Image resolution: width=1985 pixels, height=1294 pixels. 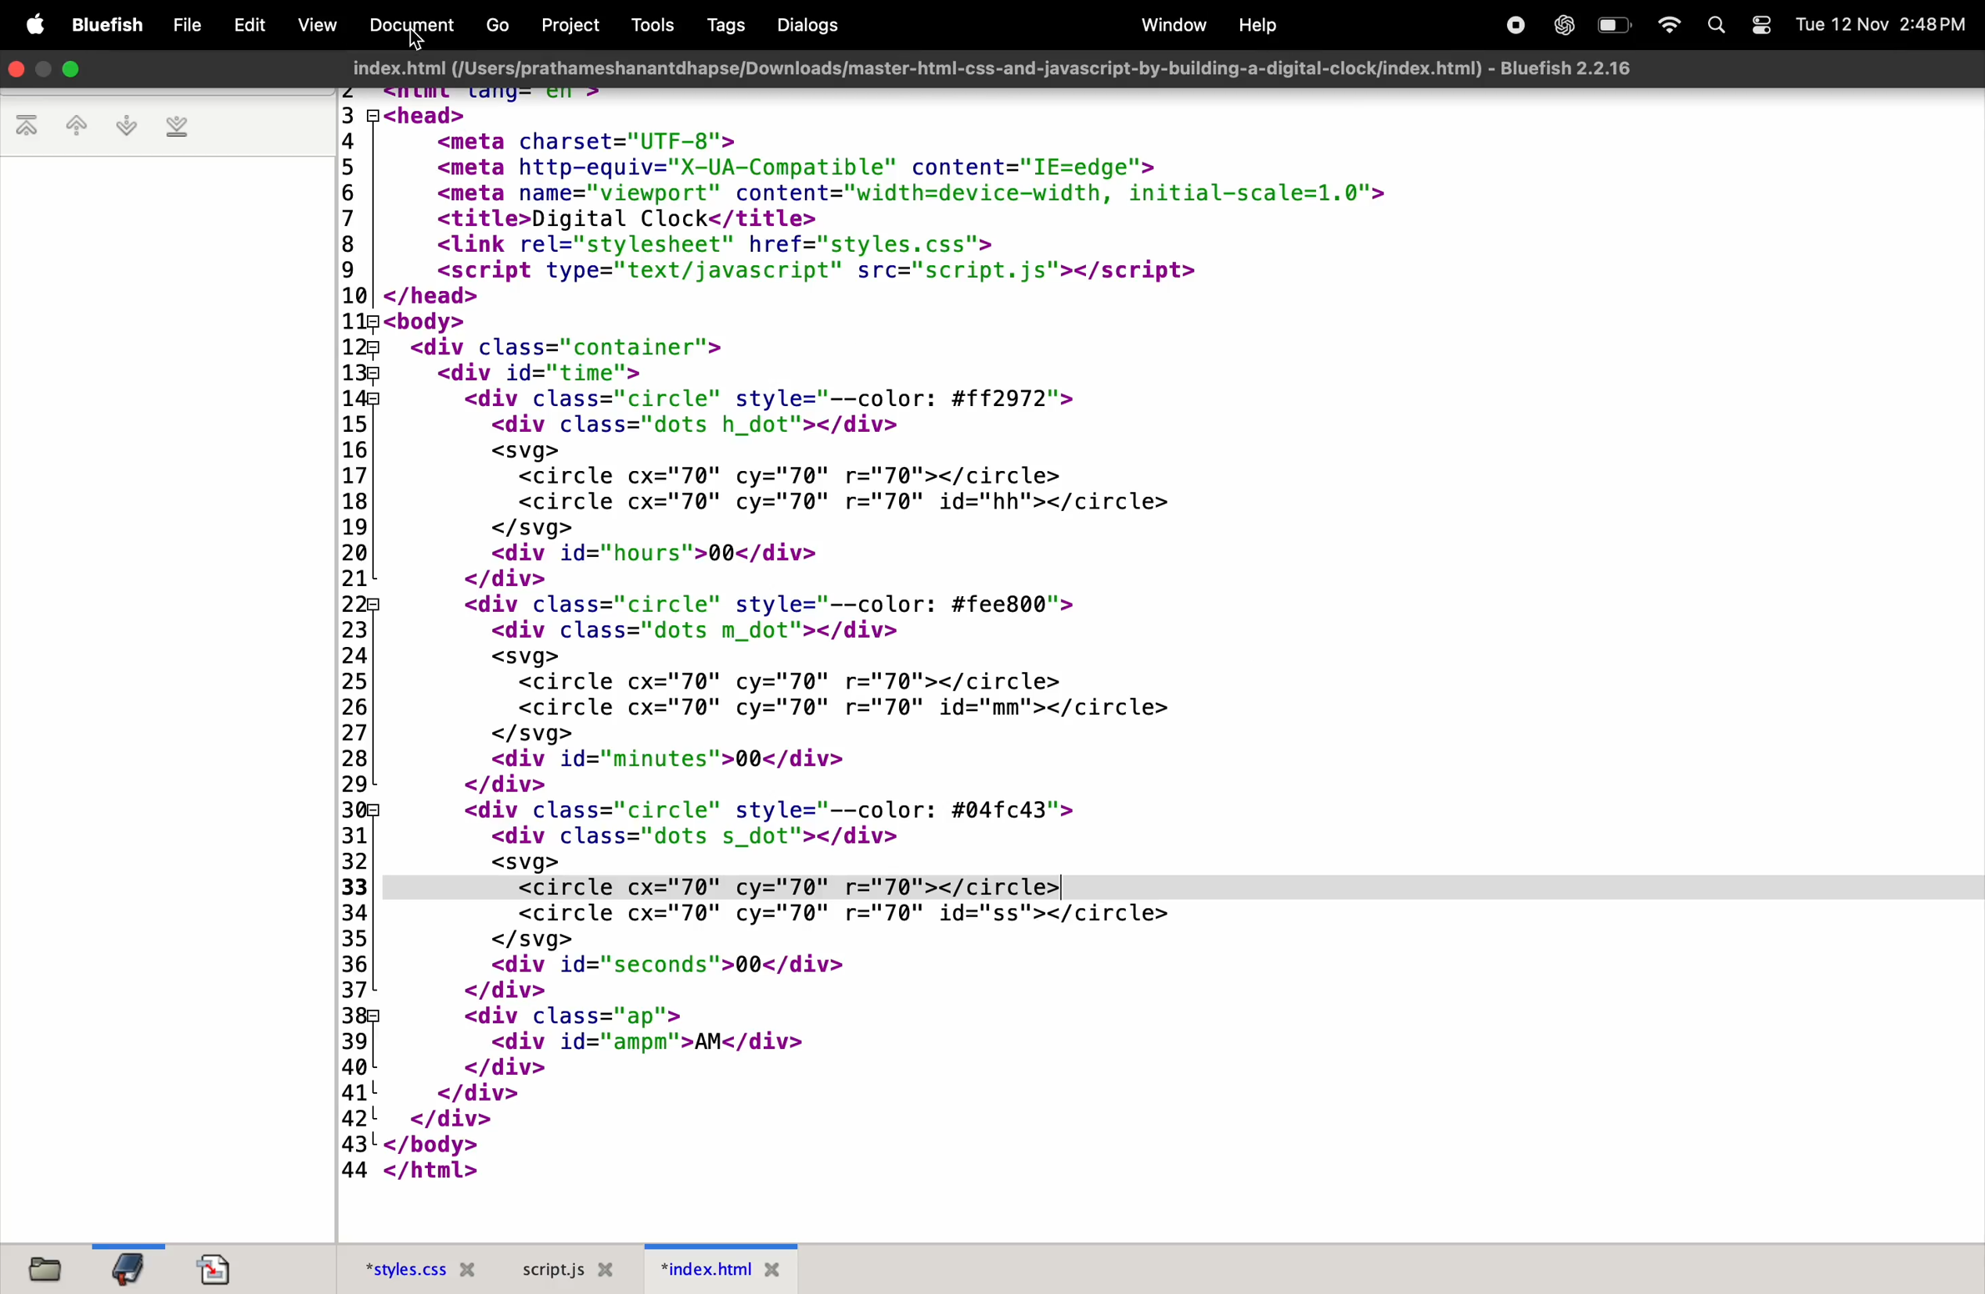 I want to click on wifi, so click(x=1664, y=25).